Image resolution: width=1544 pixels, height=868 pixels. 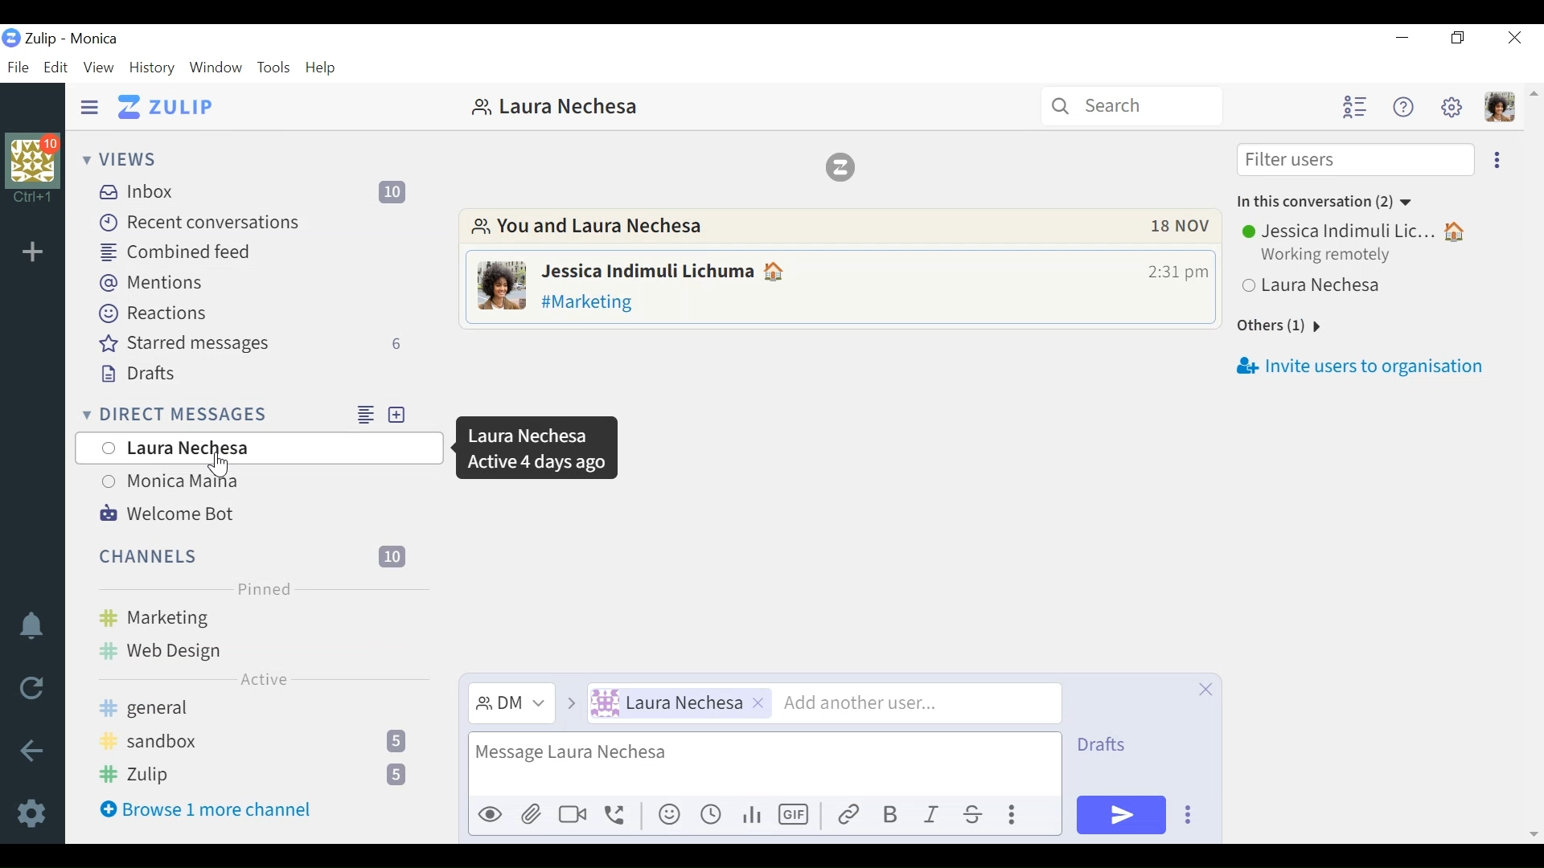 What do you see at coordinates (1099, 747) in the screenshot?
I see `Drafts` at bounding box center [1099, 747].